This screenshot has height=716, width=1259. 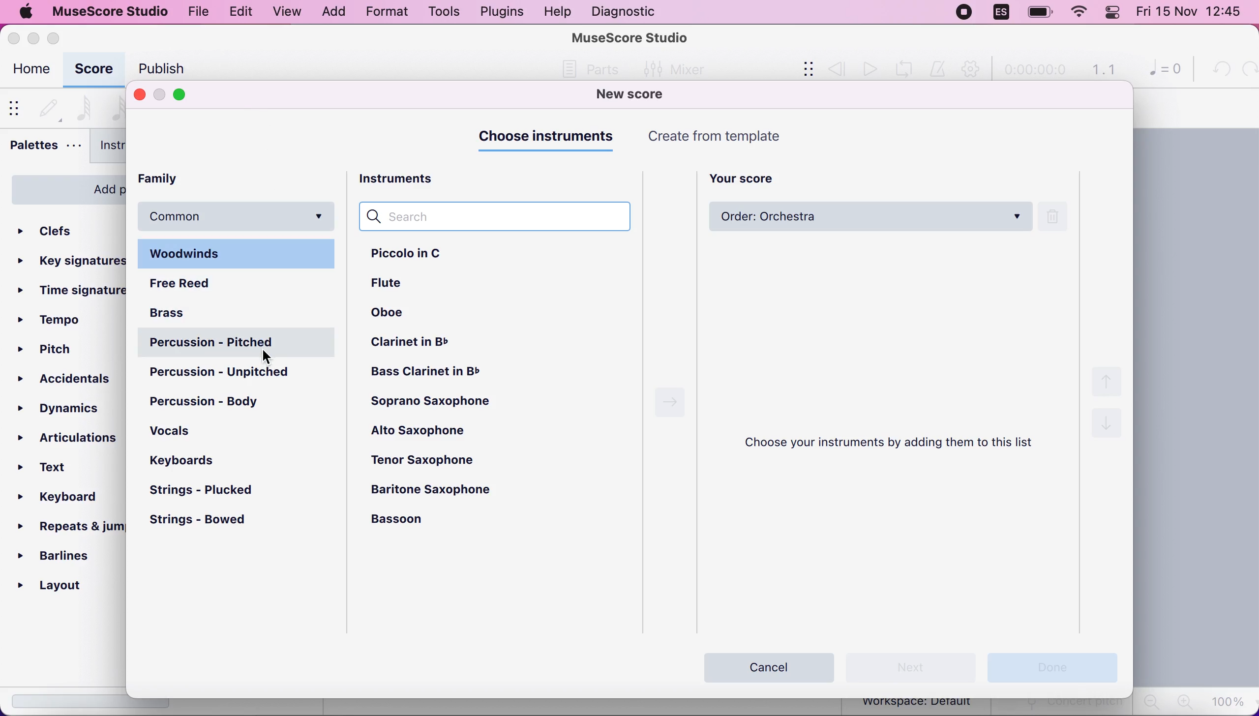 What do you see at coordinates (176, 179) in the screenshot?
I see `family` at bounding box center [176, 179].